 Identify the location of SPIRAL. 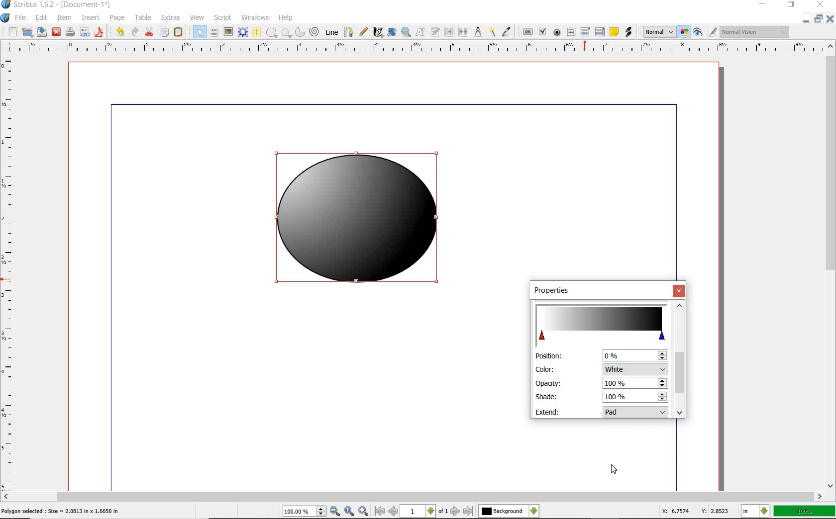
(313, 32).